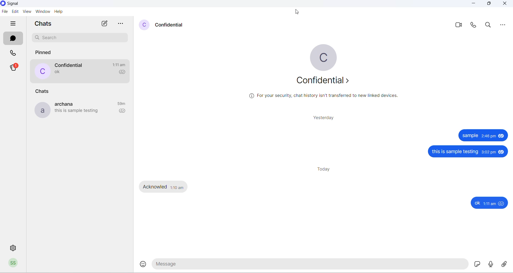 This screenshot has height=273, width=513. Describe the element at coordinates (122, 104) in the screenshot. I see `last message time record` at that location.